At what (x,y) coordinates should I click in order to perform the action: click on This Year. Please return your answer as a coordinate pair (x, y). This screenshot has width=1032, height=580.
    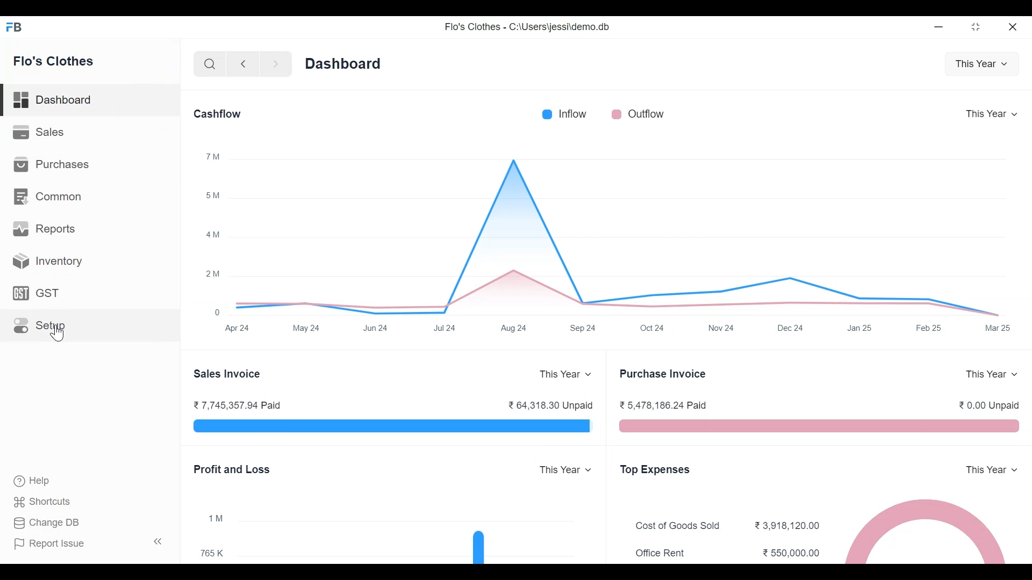
    Looking at the image, I should click on (988, 373).